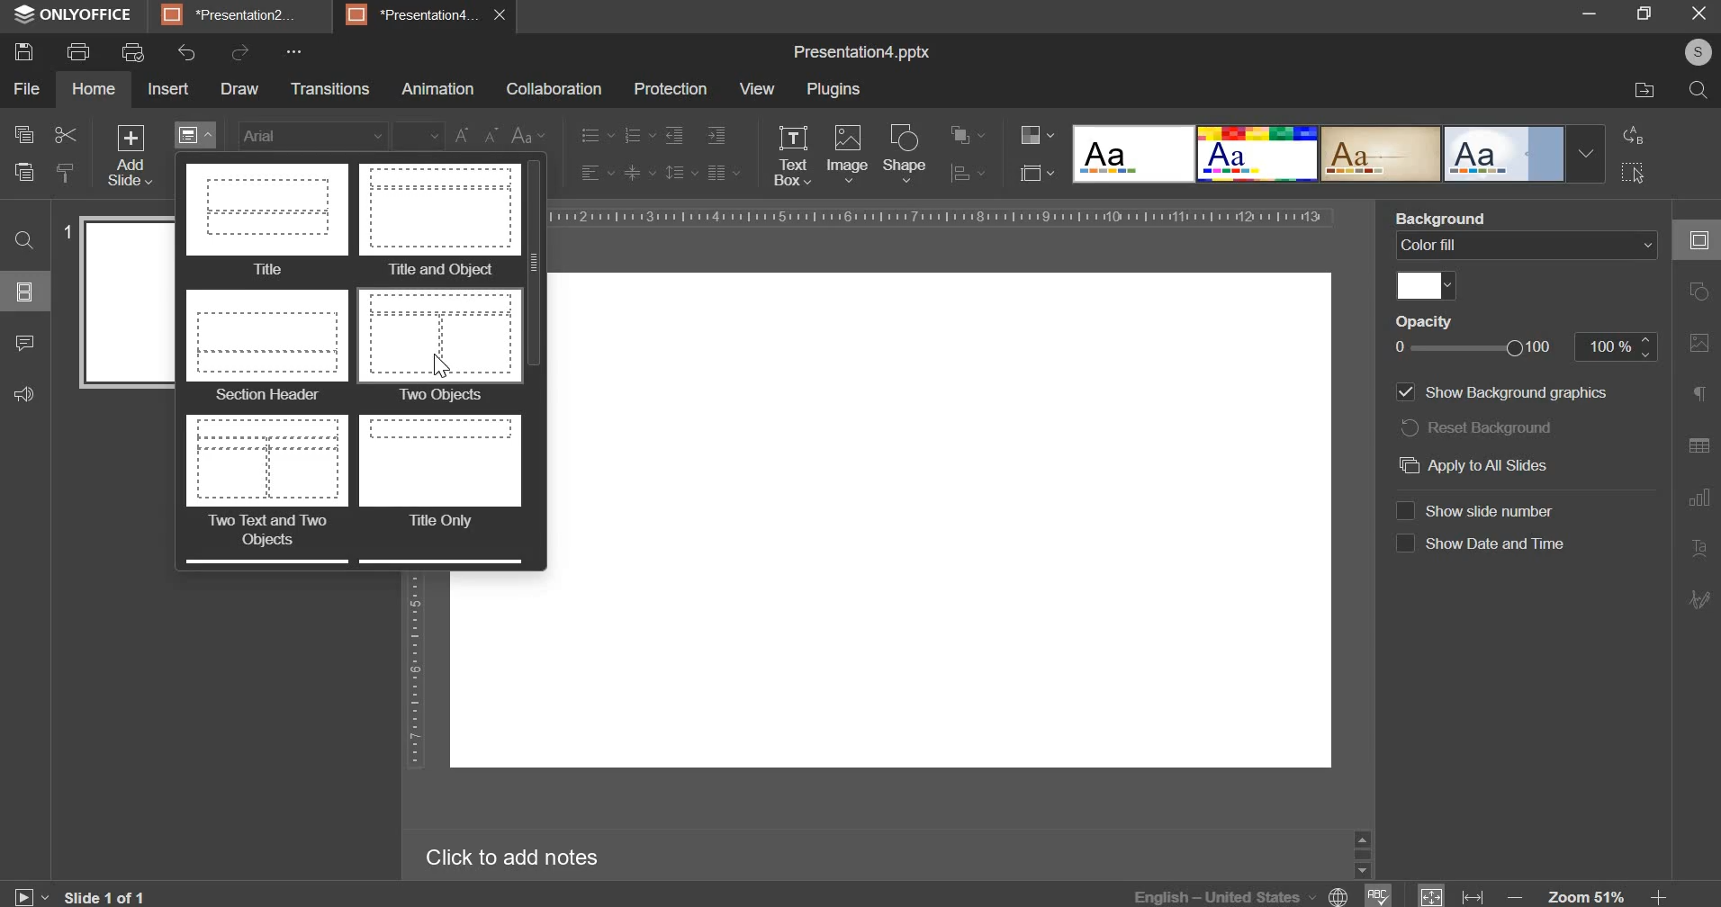 This screenshot has width=1721, height=907. Describe the element at coordinates (1698, 550) in the screenshot. I see `text art` at that location.